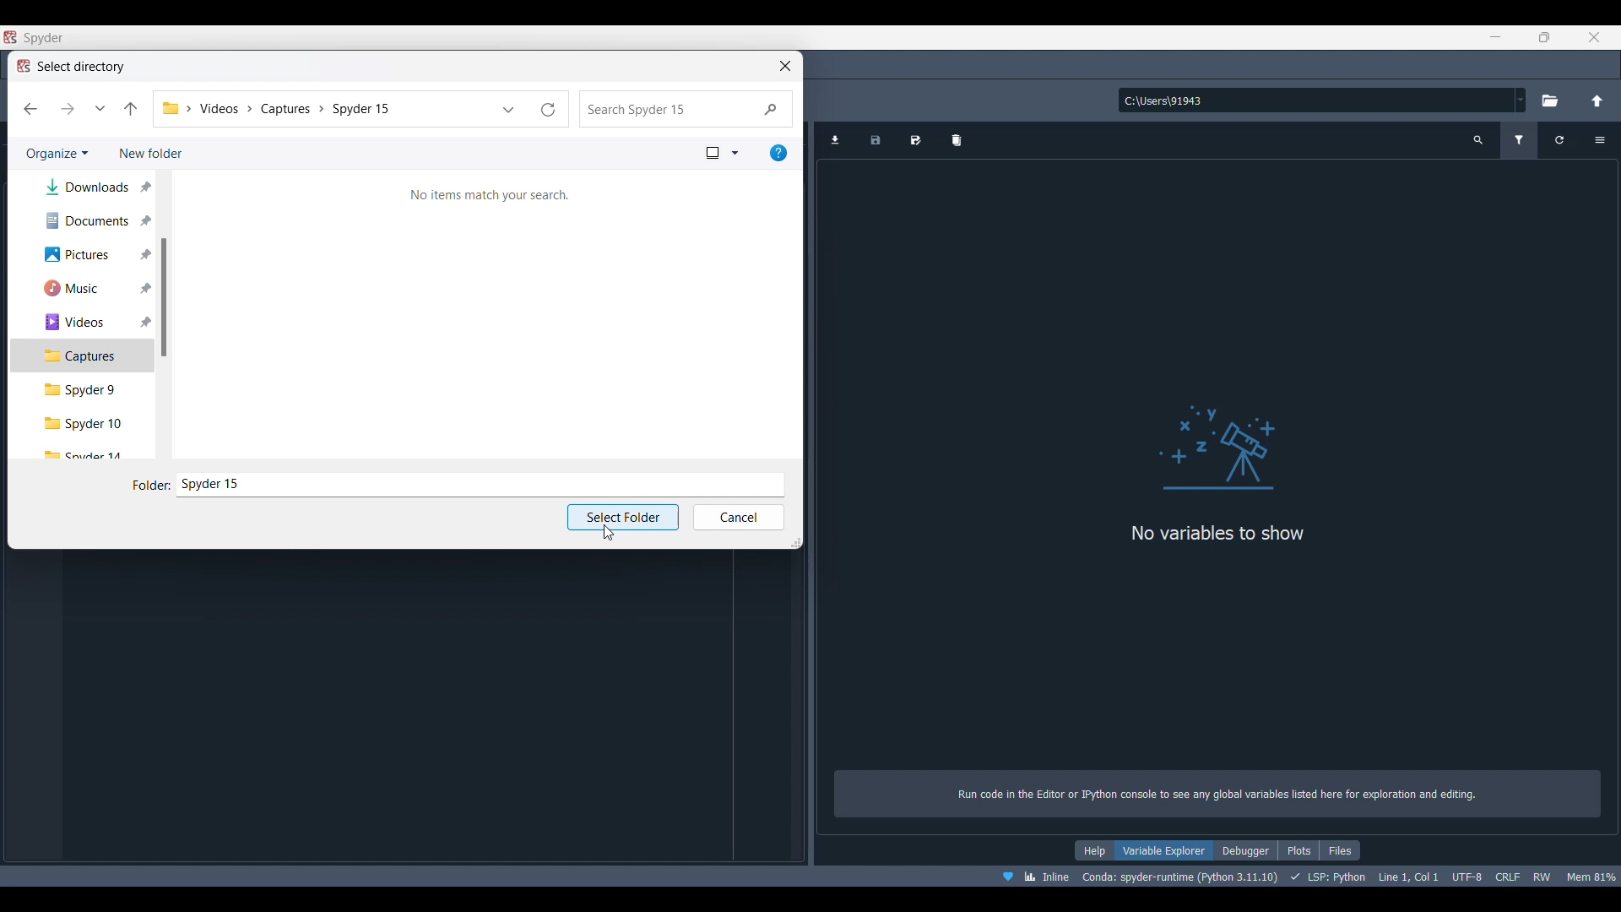  Describe the element at coordinates (130, 109) in the screenshot. I see `Go to previous folder in pathway` at that location.